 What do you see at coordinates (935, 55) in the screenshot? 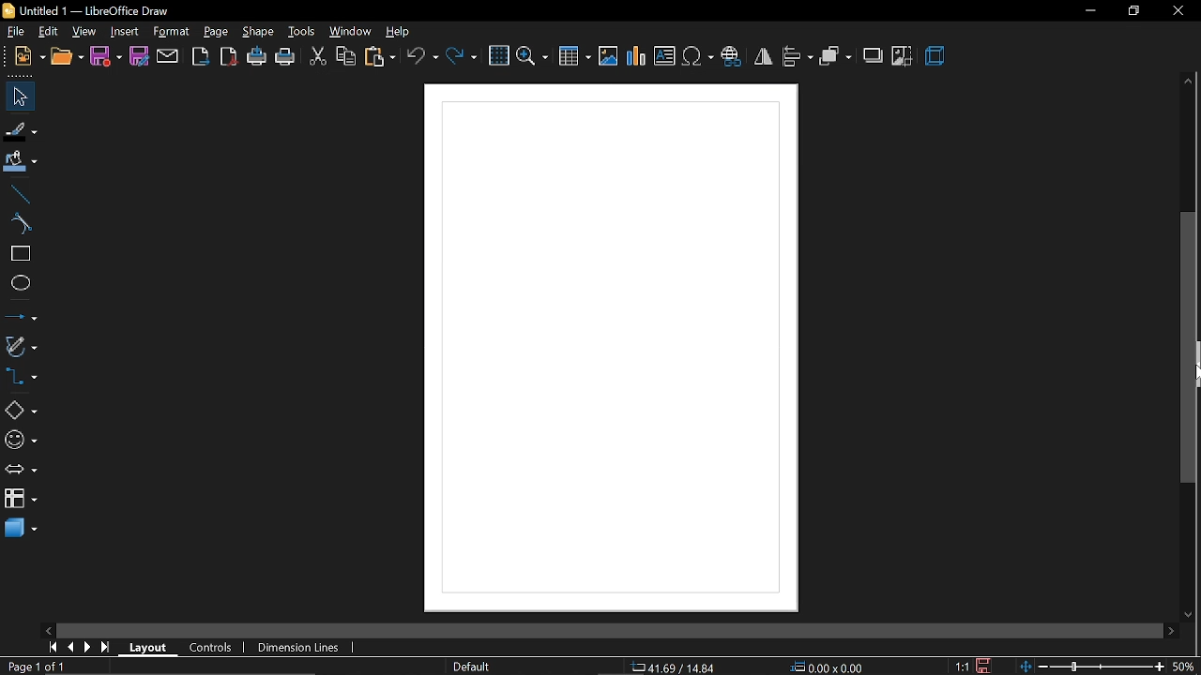
I see `3d effect` at bounding box center [935, 55].